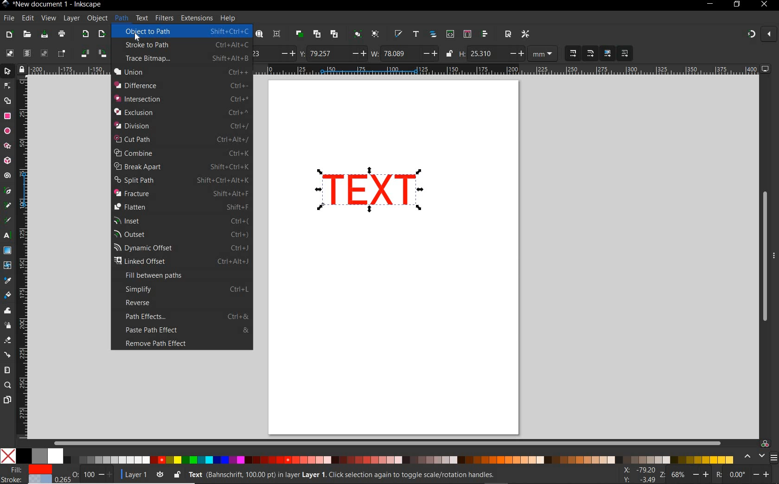 This screenshot has width=779, height=484. What do you see at coordinates (52, 4) in the screenshot?
I see `FILE NAME` at bounding box center [52, 4].